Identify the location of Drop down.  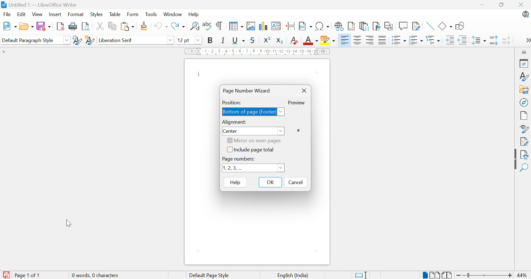
(280, 130).